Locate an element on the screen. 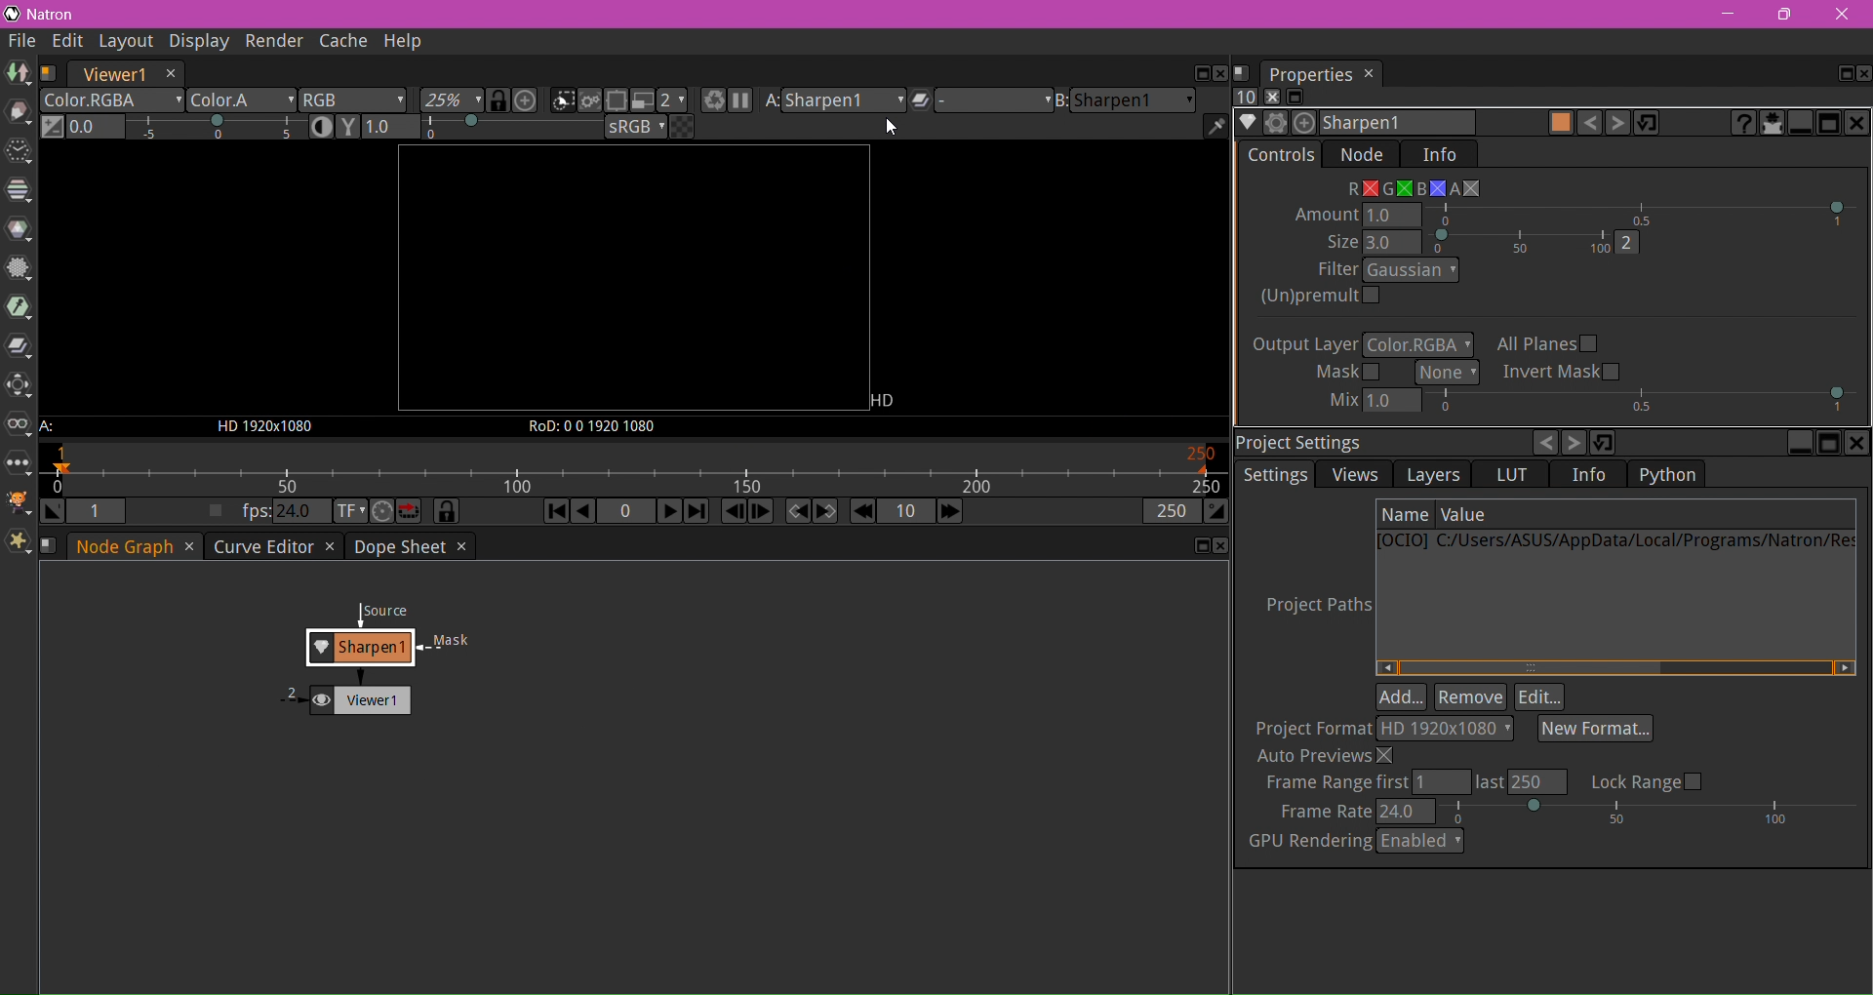 The width and height of the screenshot is (1873, 995). Auto-contrast is located at coordinates (324, 126).